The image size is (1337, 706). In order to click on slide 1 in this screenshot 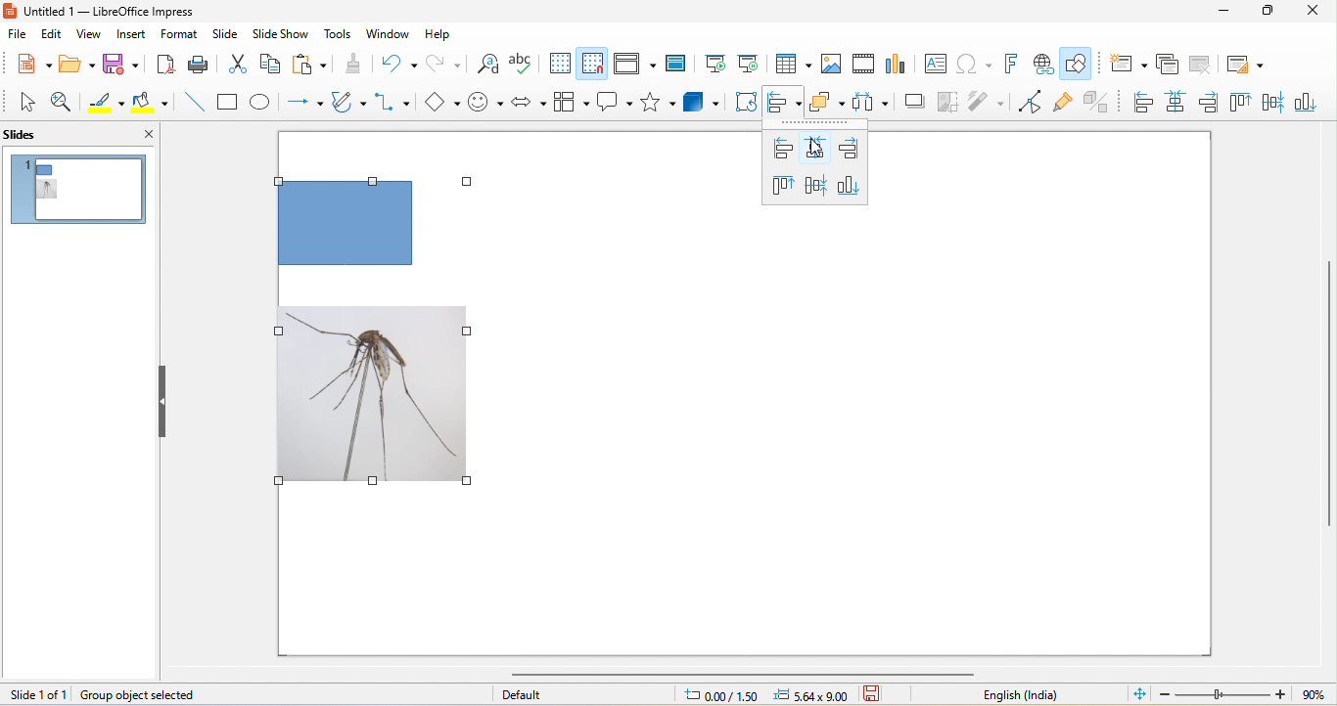, I will do `click(80, 191)`.